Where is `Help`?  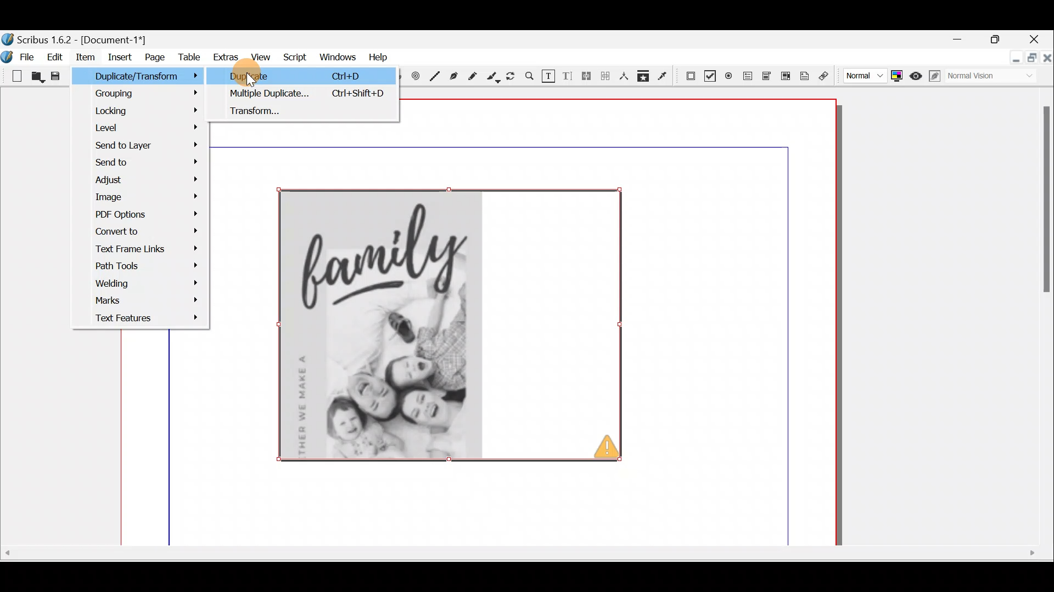 Help is located at coordinates (375, 57).